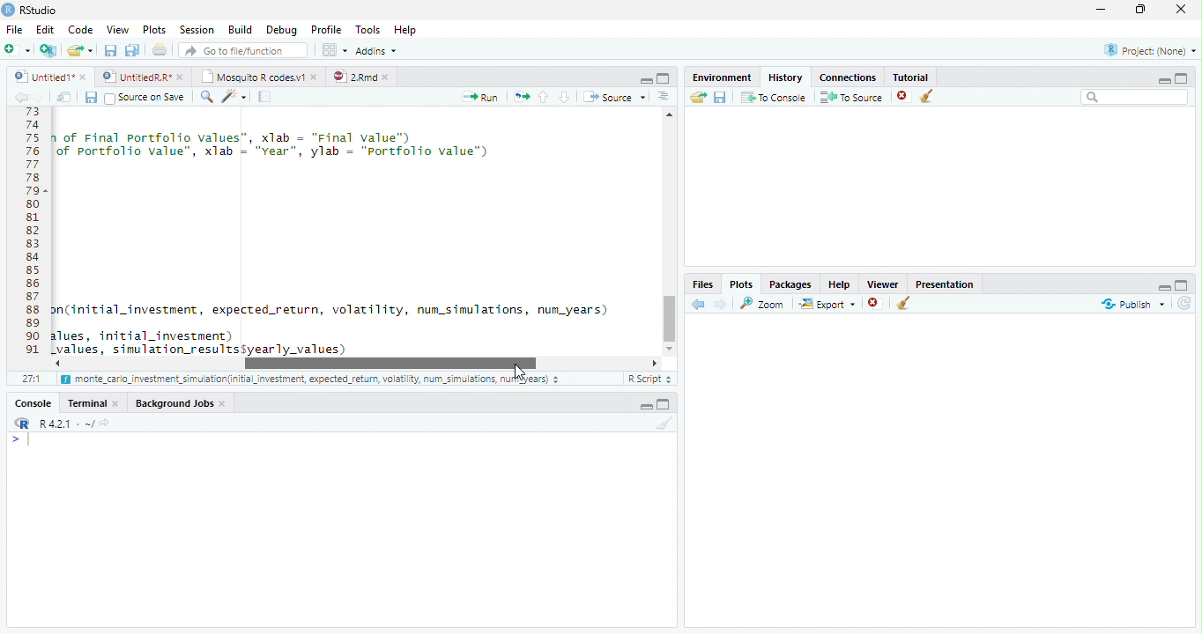 Image resolution: width=1202 pixels, height=634 pixels. What do you see at coordinates (241, 30) in the screenshot?
I see `Build` at bounding box center [241, 30].